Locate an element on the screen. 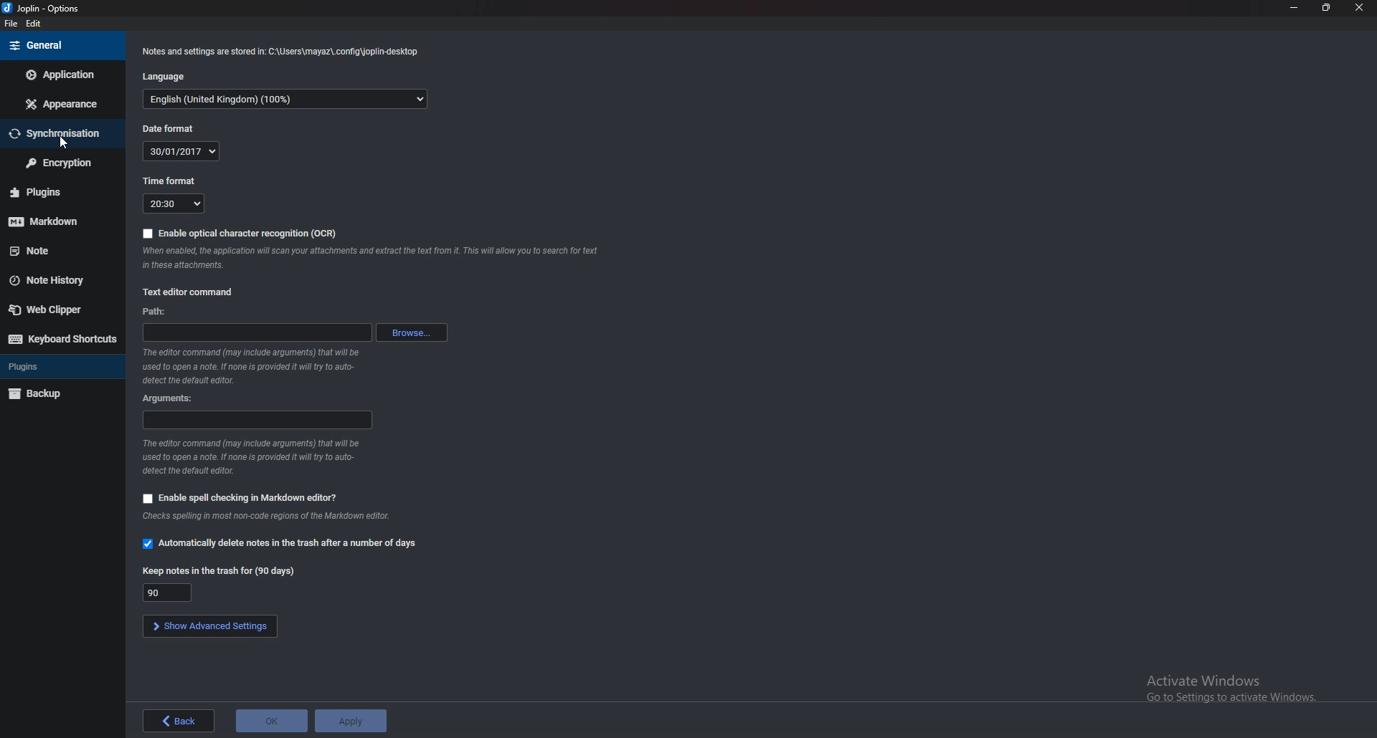 The width and height of the screenshot is (1377, 738). close is located at coordinates (1359, 8).